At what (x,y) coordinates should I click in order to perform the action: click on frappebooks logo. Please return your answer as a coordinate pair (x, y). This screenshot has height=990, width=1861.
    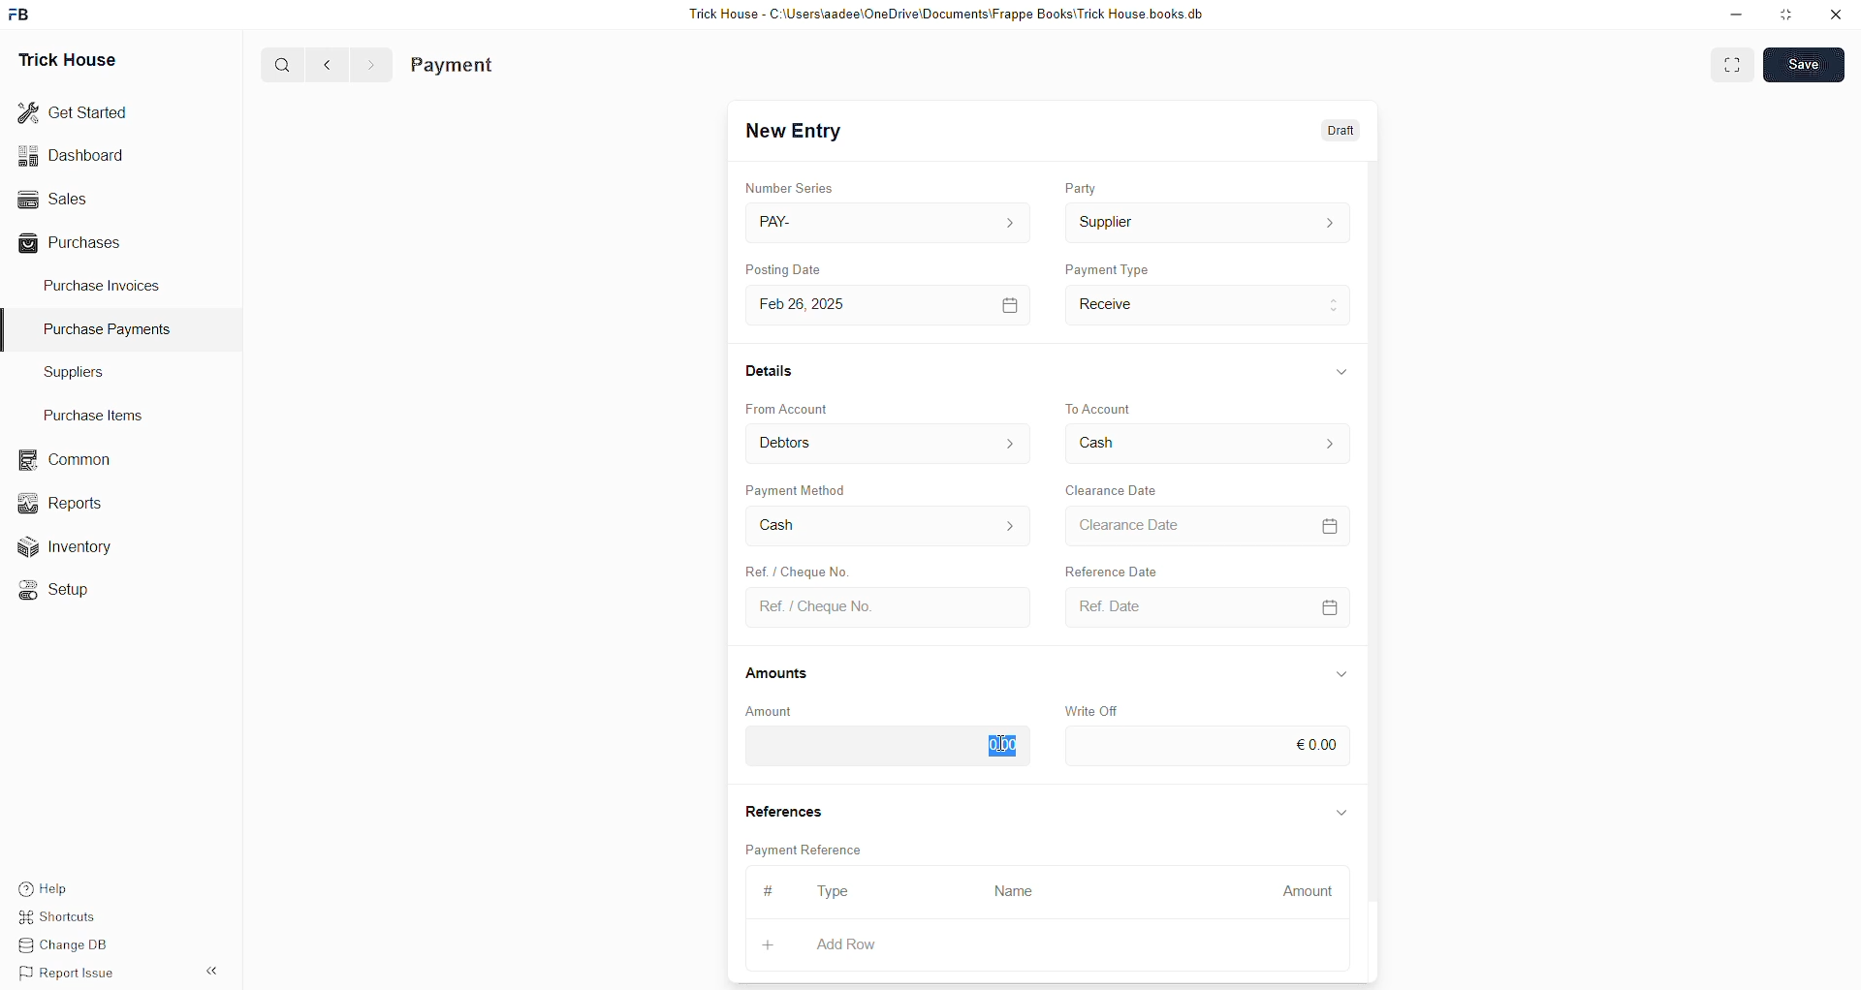
    Looking at the image, I should click on (21, 12).